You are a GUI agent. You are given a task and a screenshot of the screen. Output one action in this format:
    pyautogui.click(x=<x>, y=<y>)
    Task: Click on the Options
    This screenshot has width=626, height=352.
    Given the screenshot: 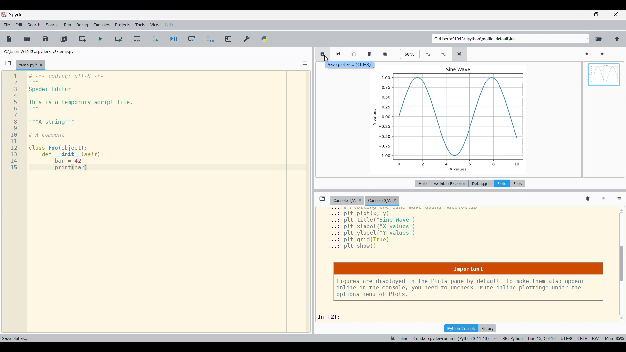 What is the action you would take?
    pyautogui.click(x=618, y=54)
    